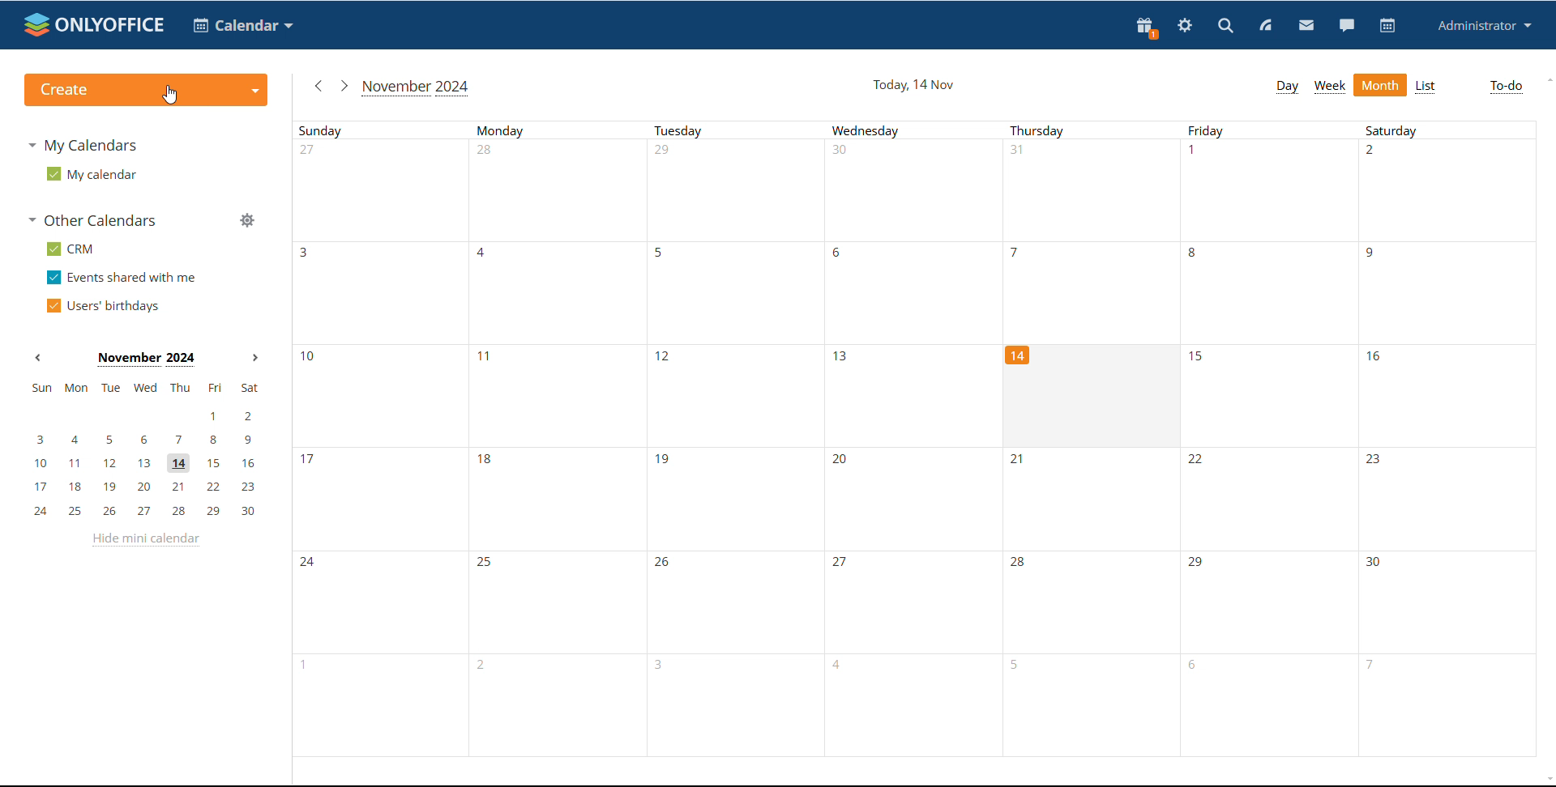  Describe the element at coordinates (148, 464) in the screenshot. I see `10, 11, 12, 13, 14, 15, 16` at that location.